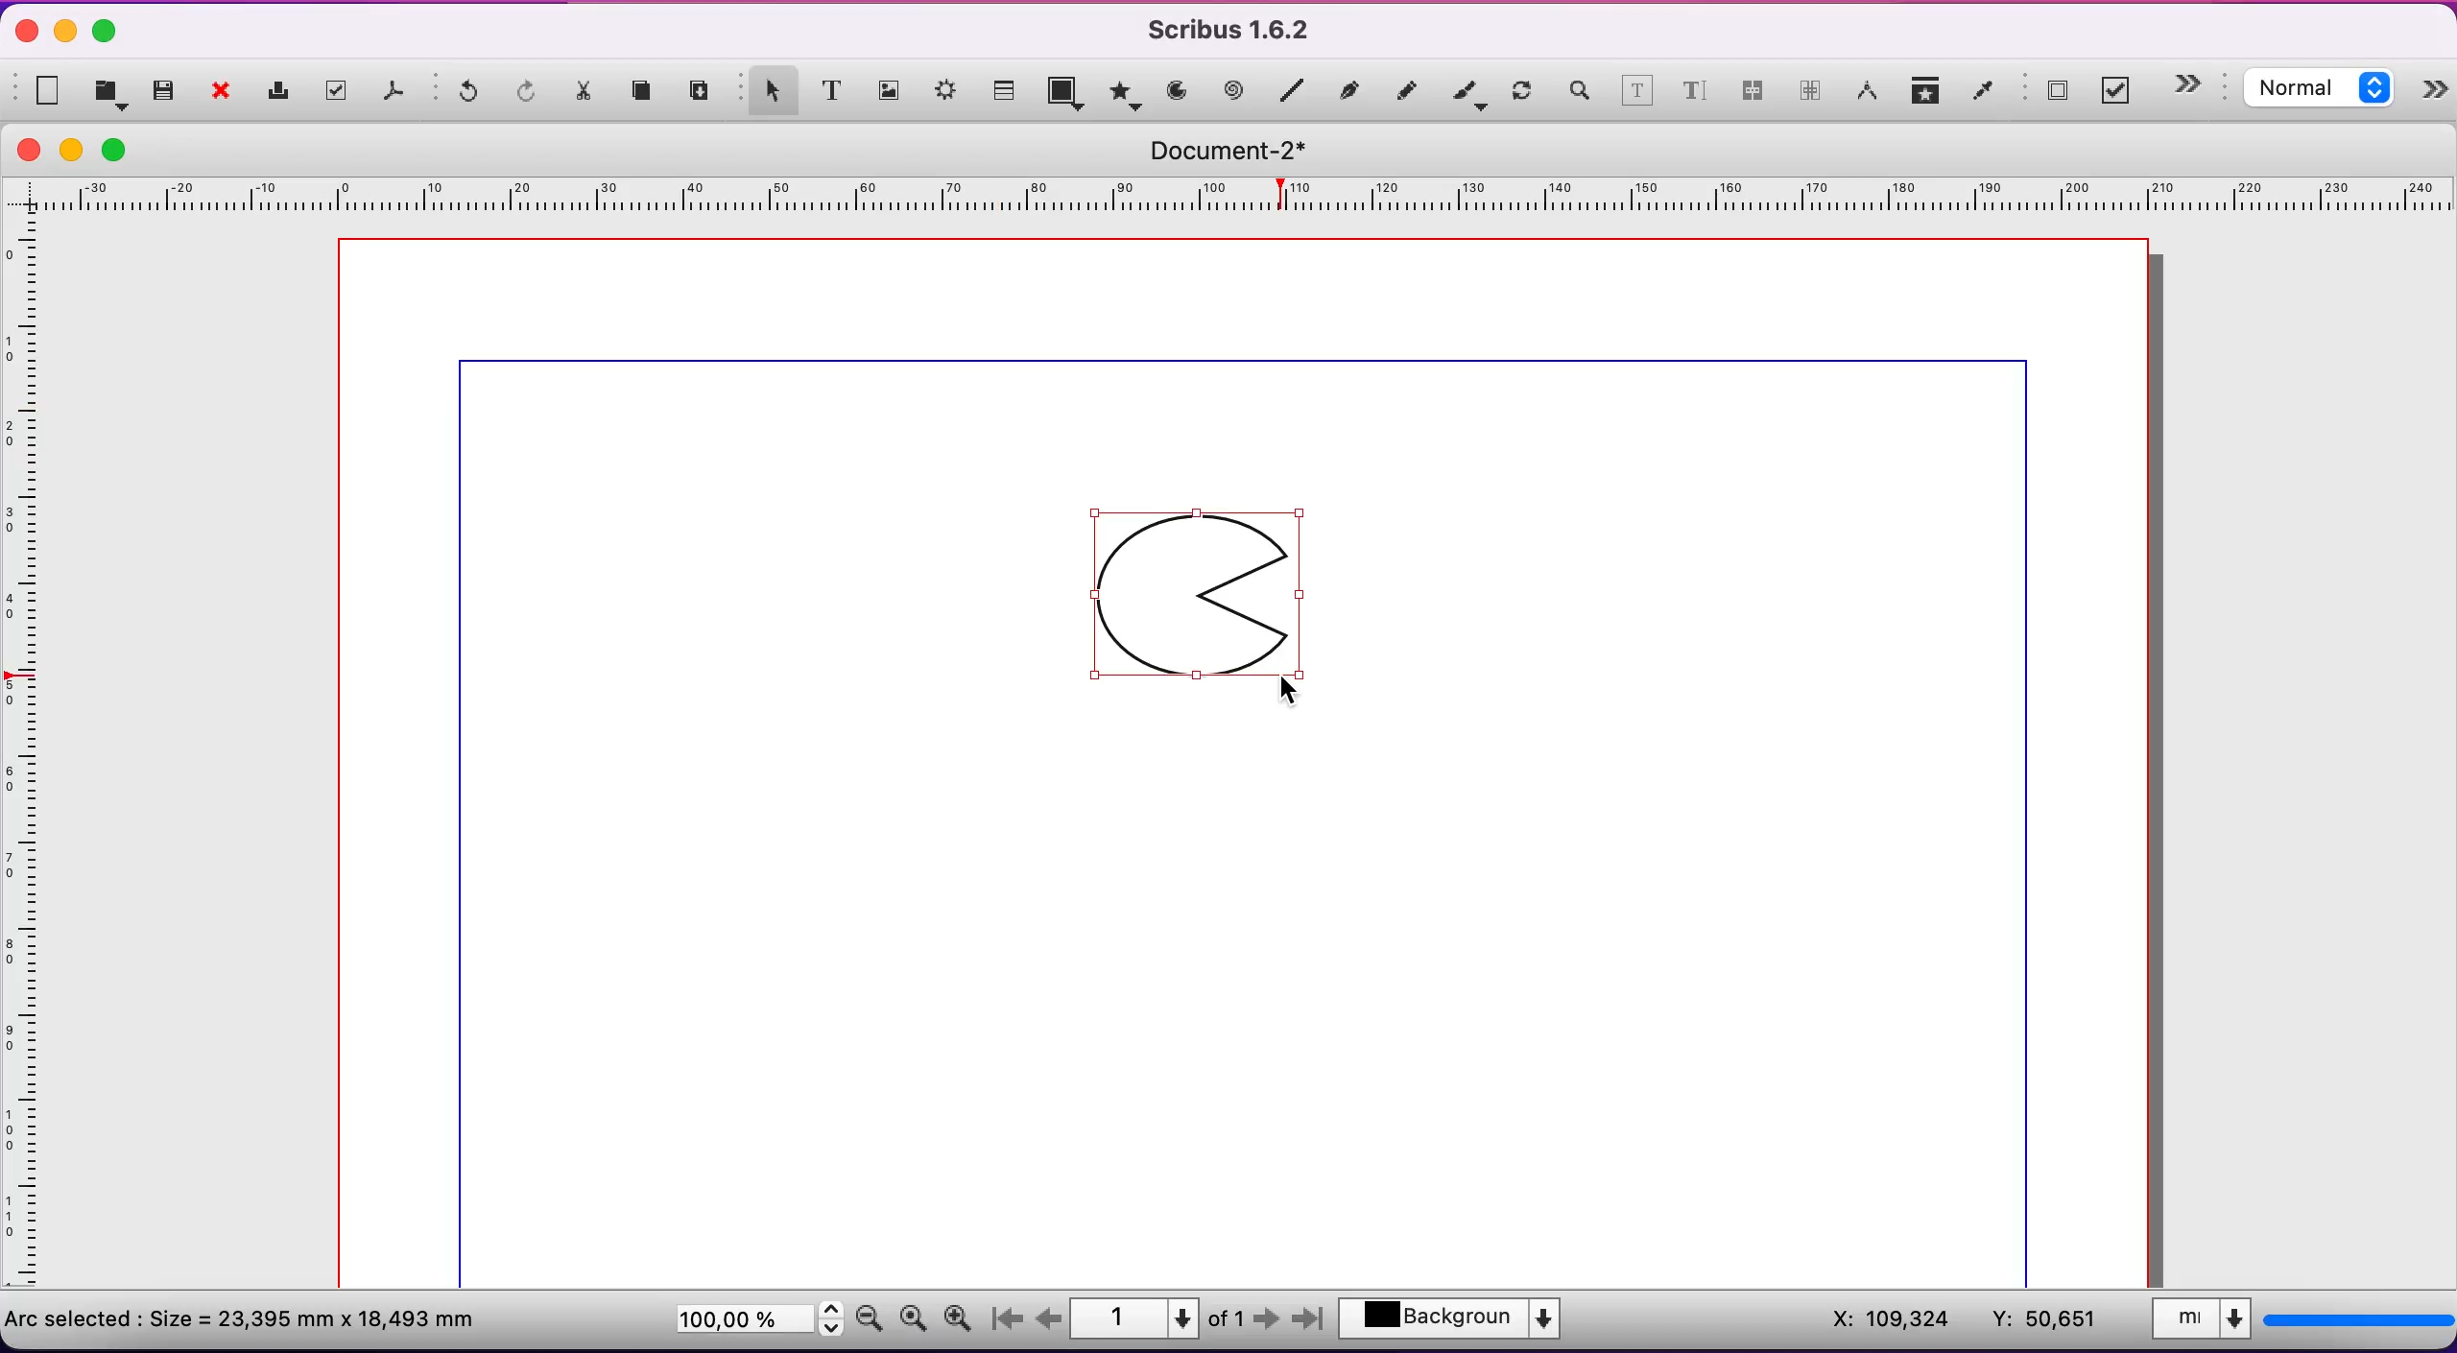 Image resolution: width=2457 pixels, height=1353 pixels. What do you see at coordinates (1462, 1321) in the screenshot?
I see `background` at bounding box center [1462, 1321].